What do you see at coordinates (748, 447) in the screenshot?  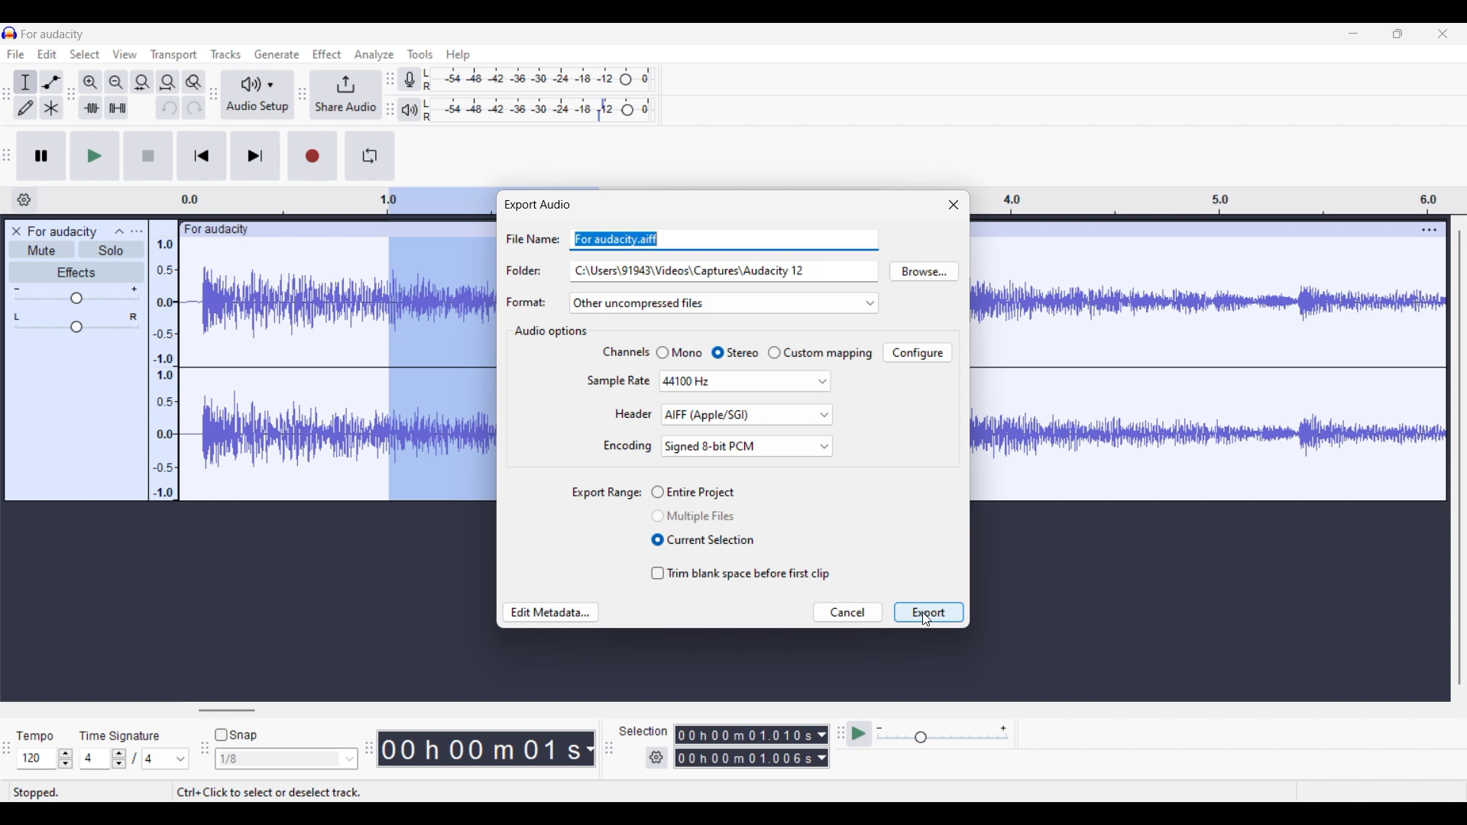 I see `Signed 8-bit PCM hat` at bounding box center [748, 447].